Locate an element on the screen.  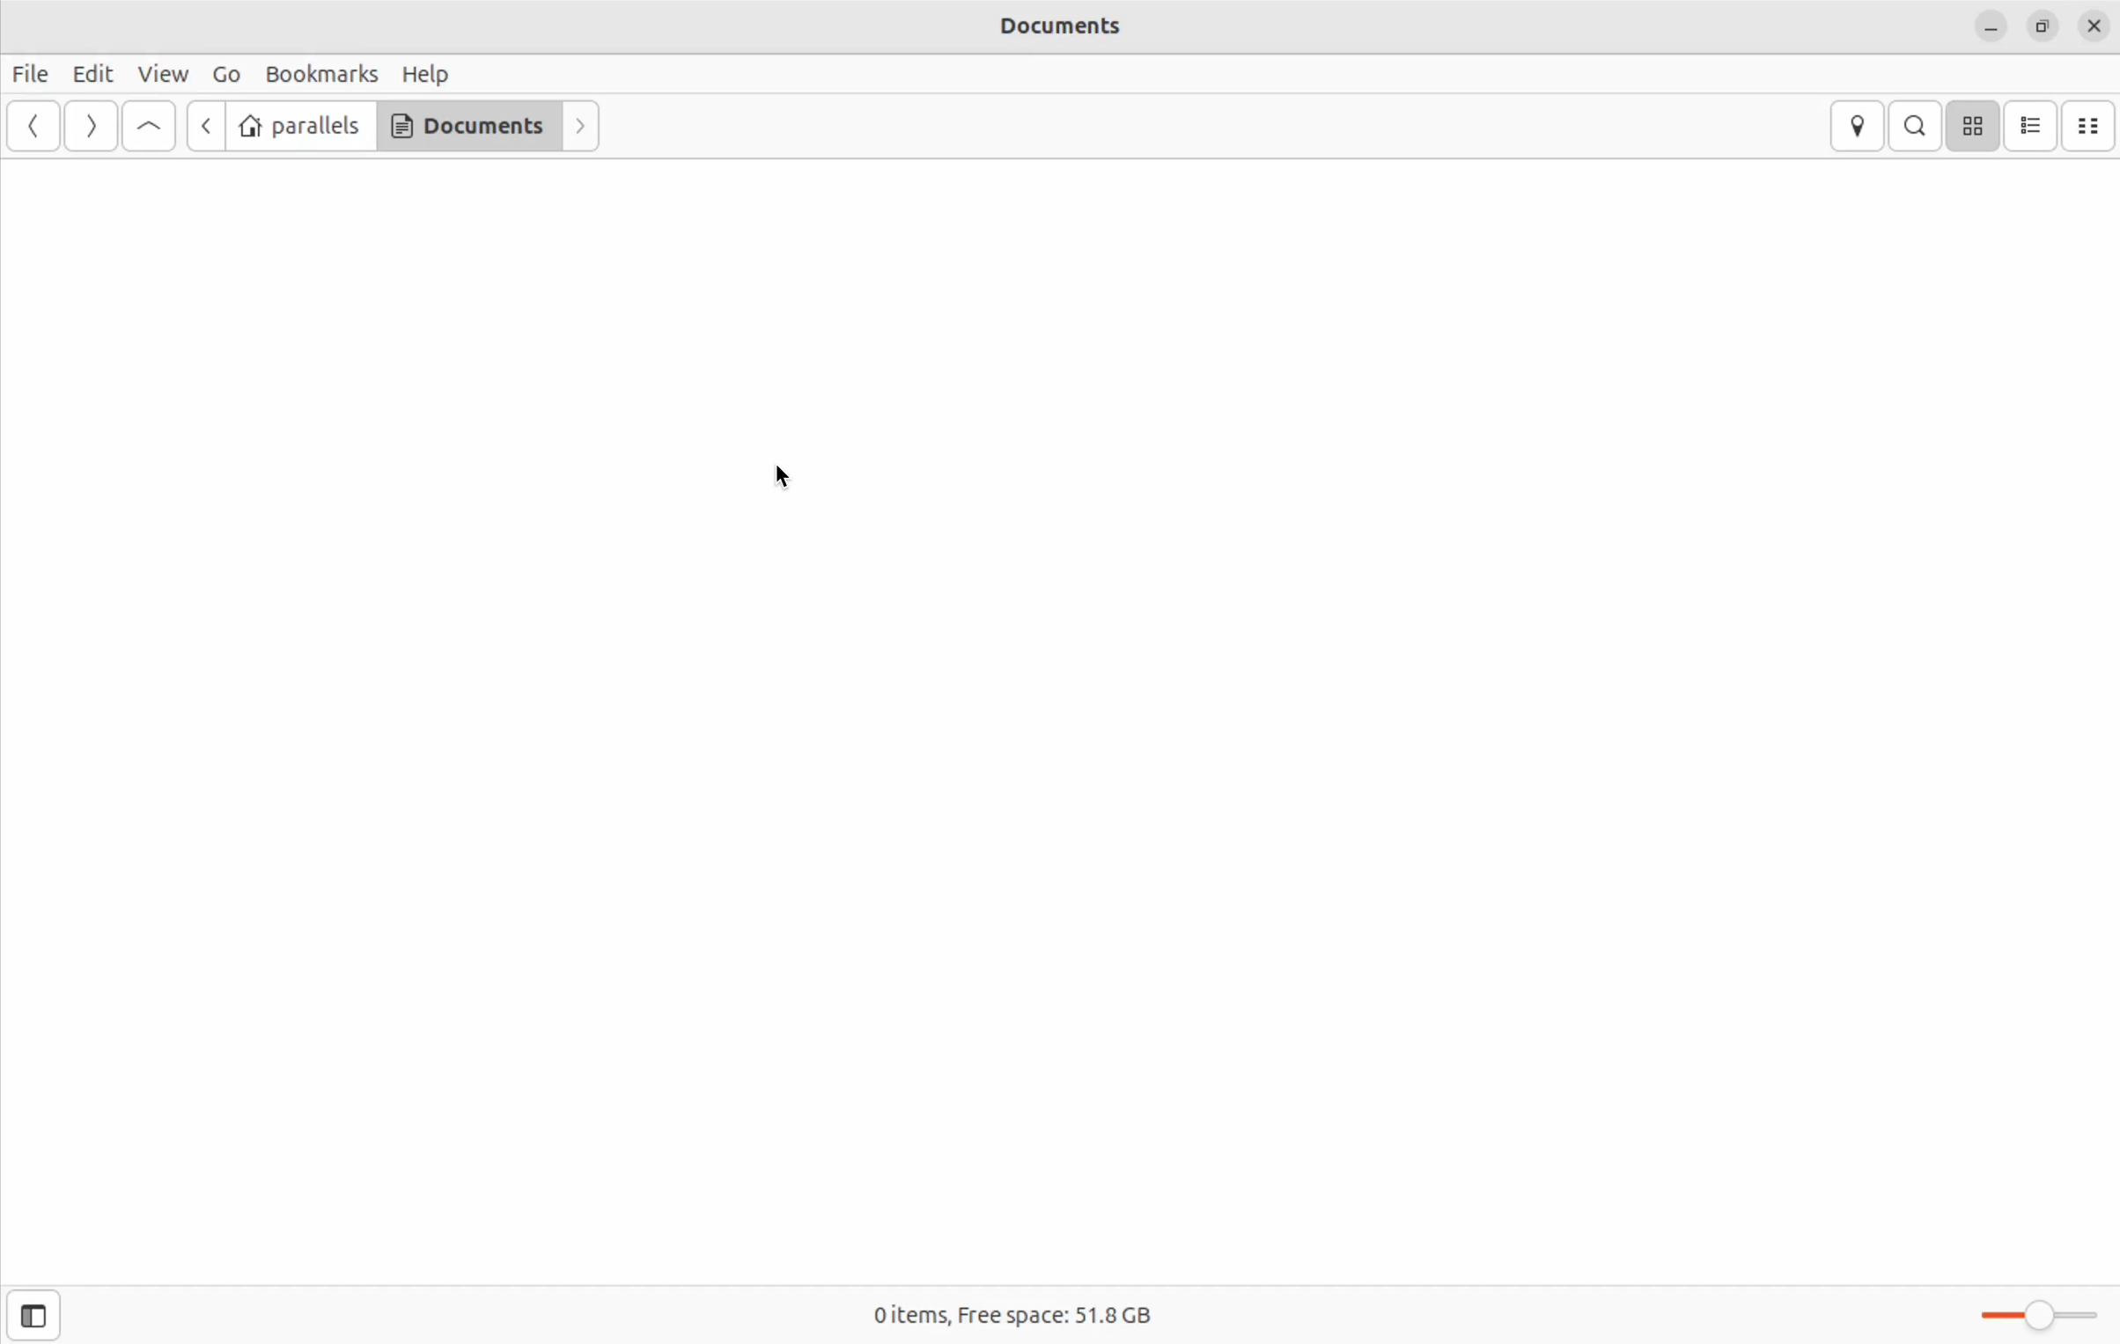
help is located at coordinates (427, 73).